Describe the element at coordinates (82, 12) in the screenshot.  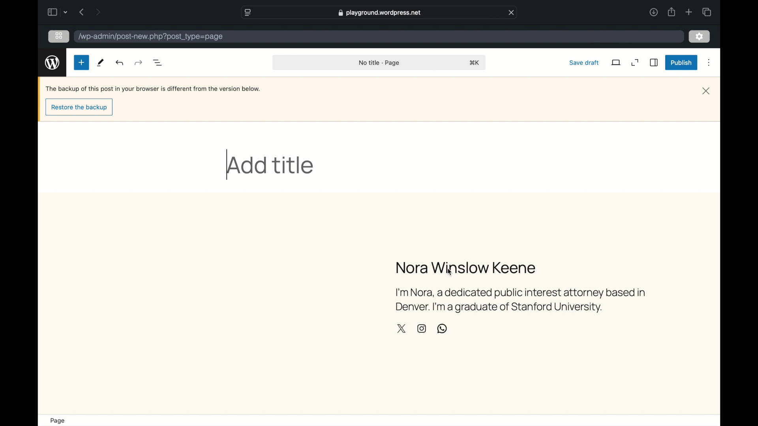
I see `previous page` at that location.